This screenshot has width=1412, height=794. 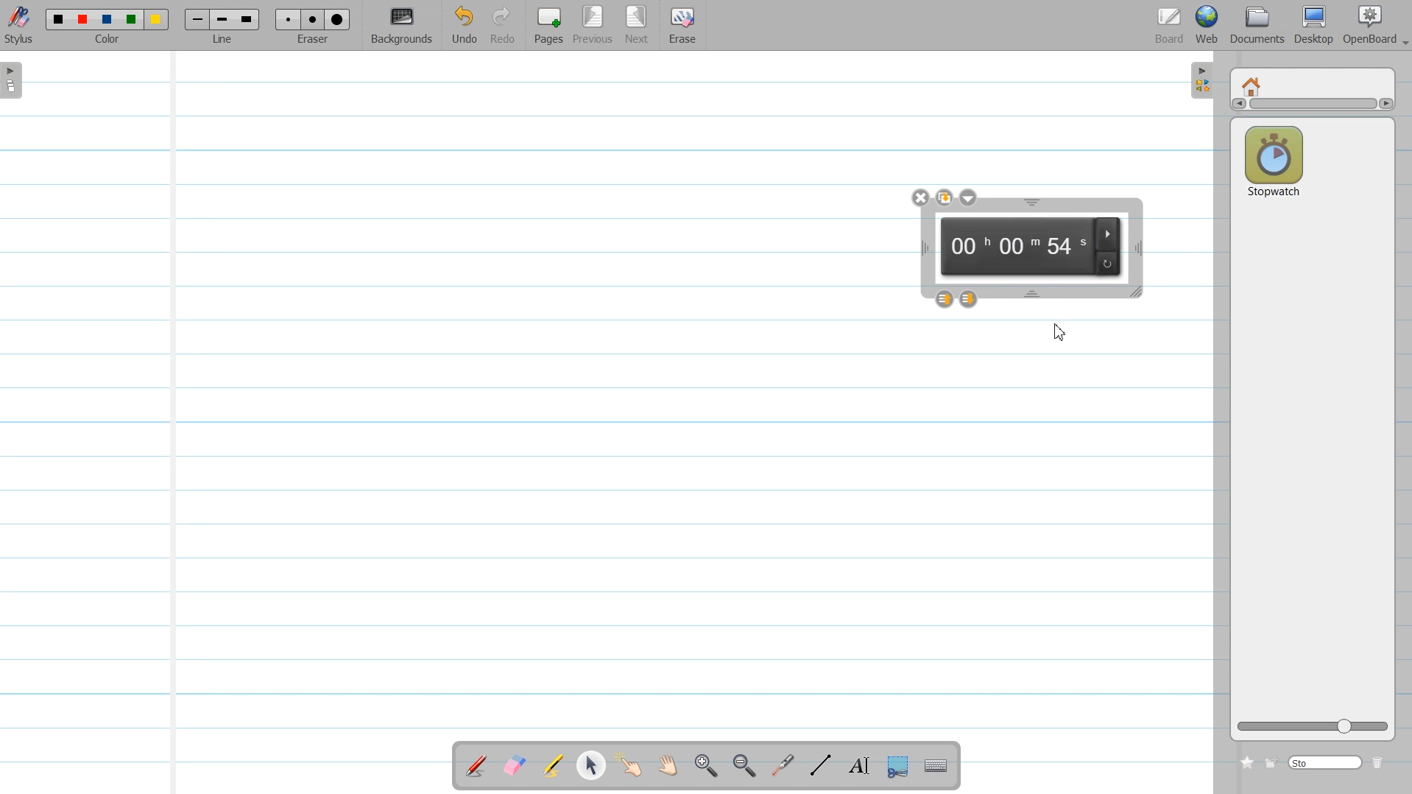 I want to click on Layer down, so click(x=970, y=298).